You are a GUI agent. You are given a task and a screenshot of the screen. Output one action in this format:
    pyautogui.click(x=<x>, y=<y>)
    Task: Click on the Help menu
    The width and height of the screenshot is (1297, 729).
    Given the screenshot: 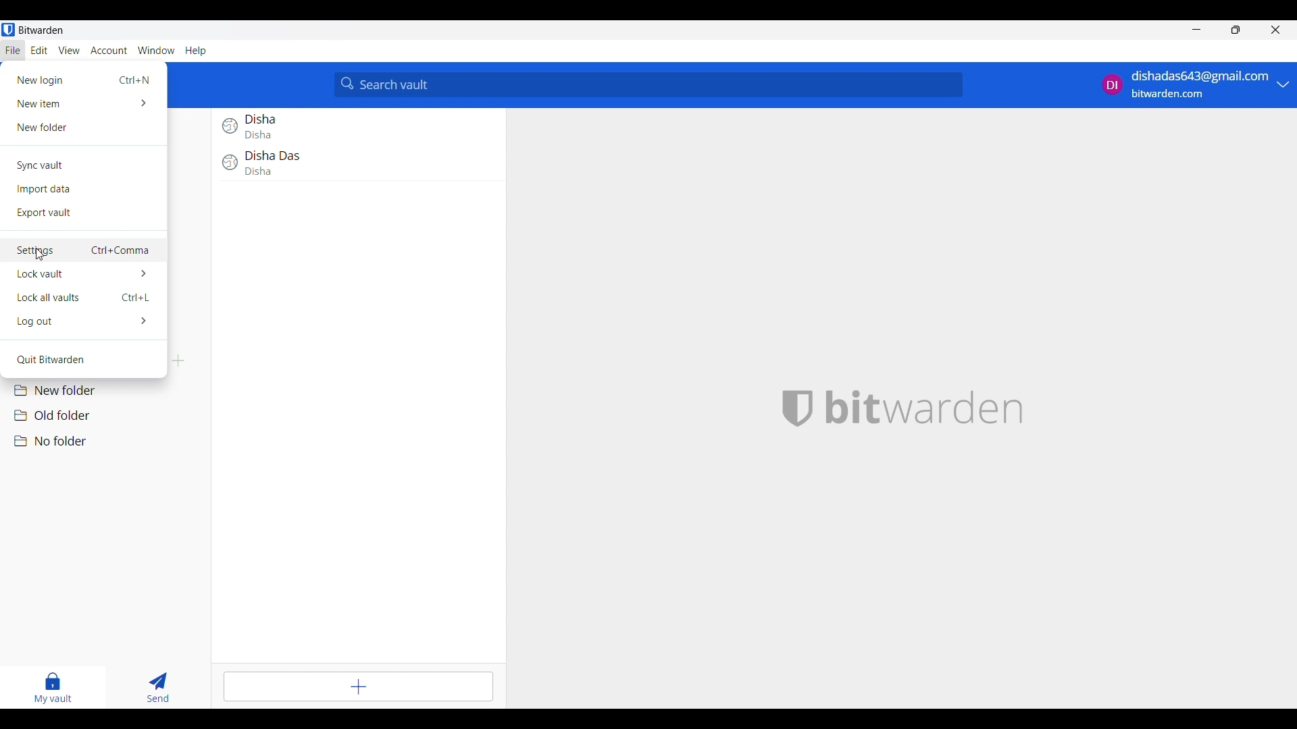 What is the action you would take?
    pyautogui.click(x=197, y=51)
    